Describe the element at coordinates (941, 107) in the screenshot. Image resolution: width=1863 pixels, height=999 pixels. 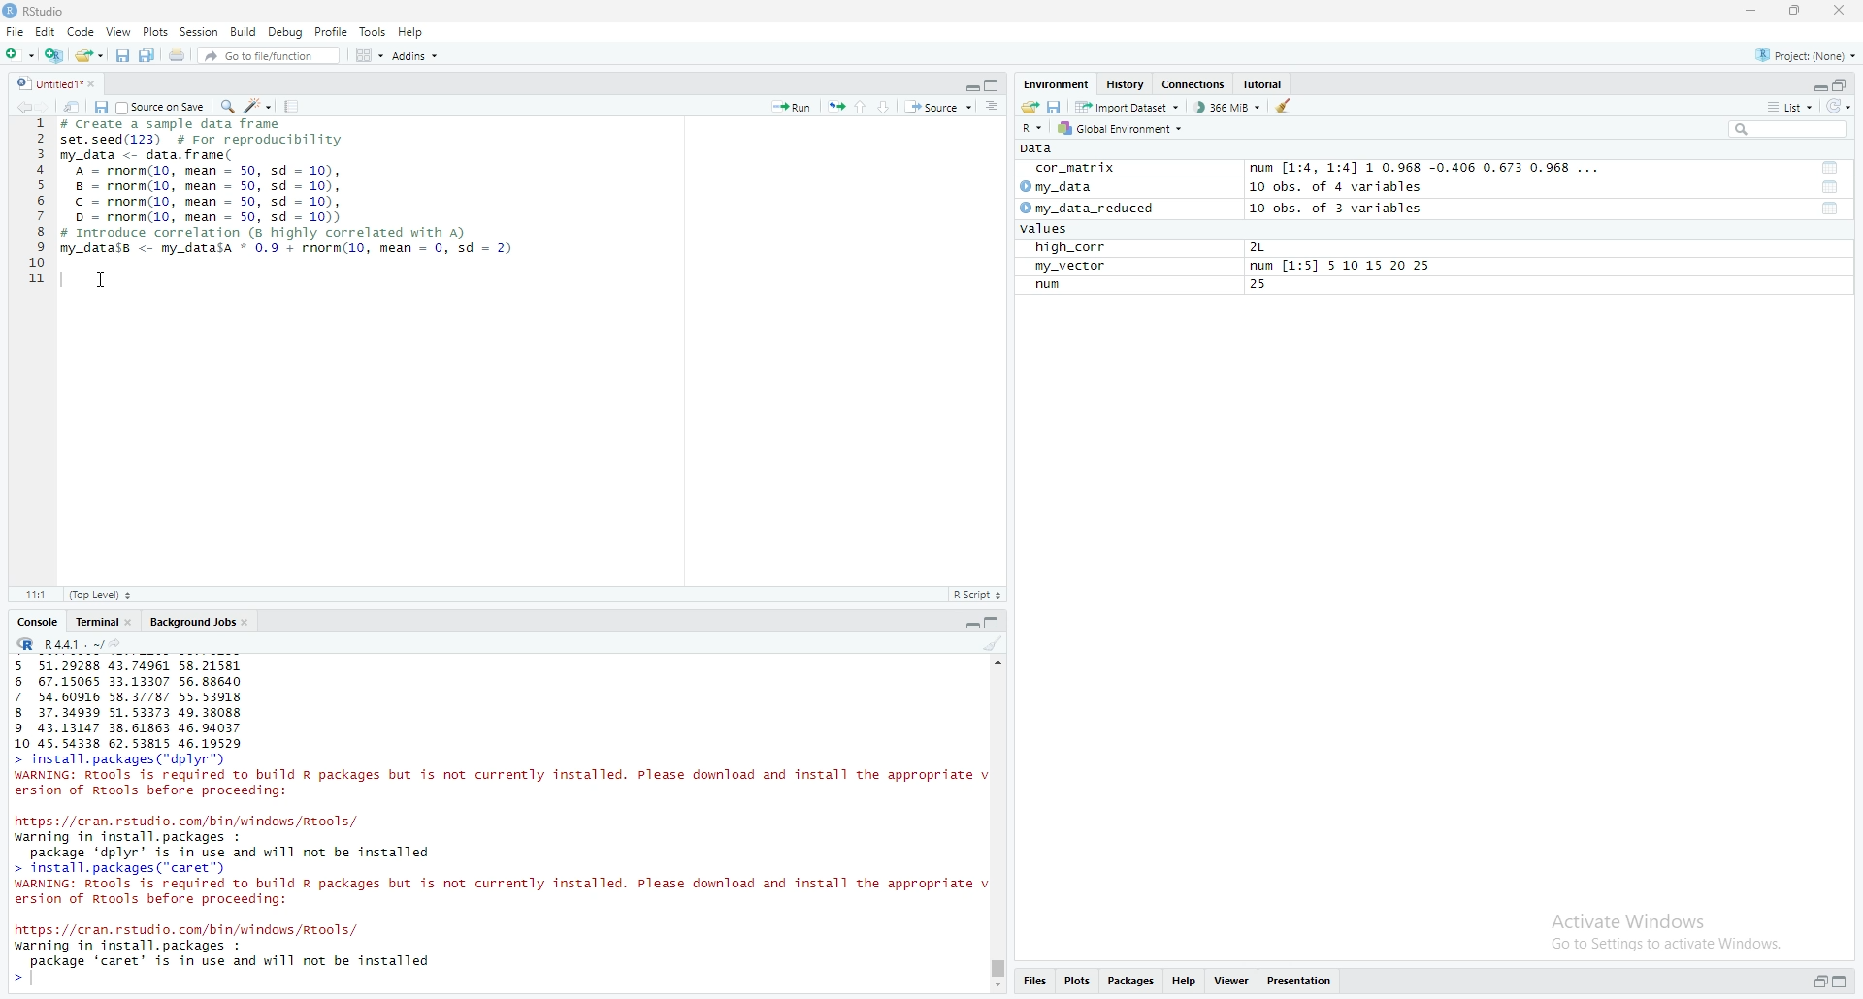
I see `Source` at that location.